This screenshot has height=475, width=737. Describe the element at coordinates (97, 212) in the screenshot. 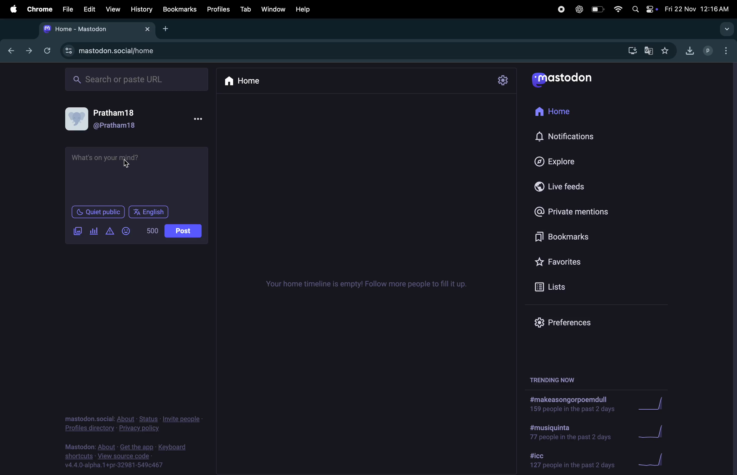

I see `quiet place` at that location.